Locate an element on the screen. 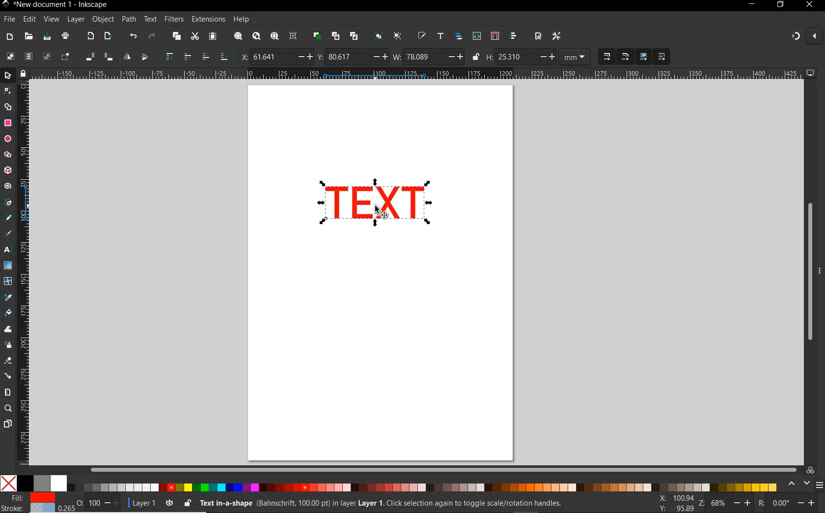 The image size is (825, 513). layer is located at coordinates (76, 20).